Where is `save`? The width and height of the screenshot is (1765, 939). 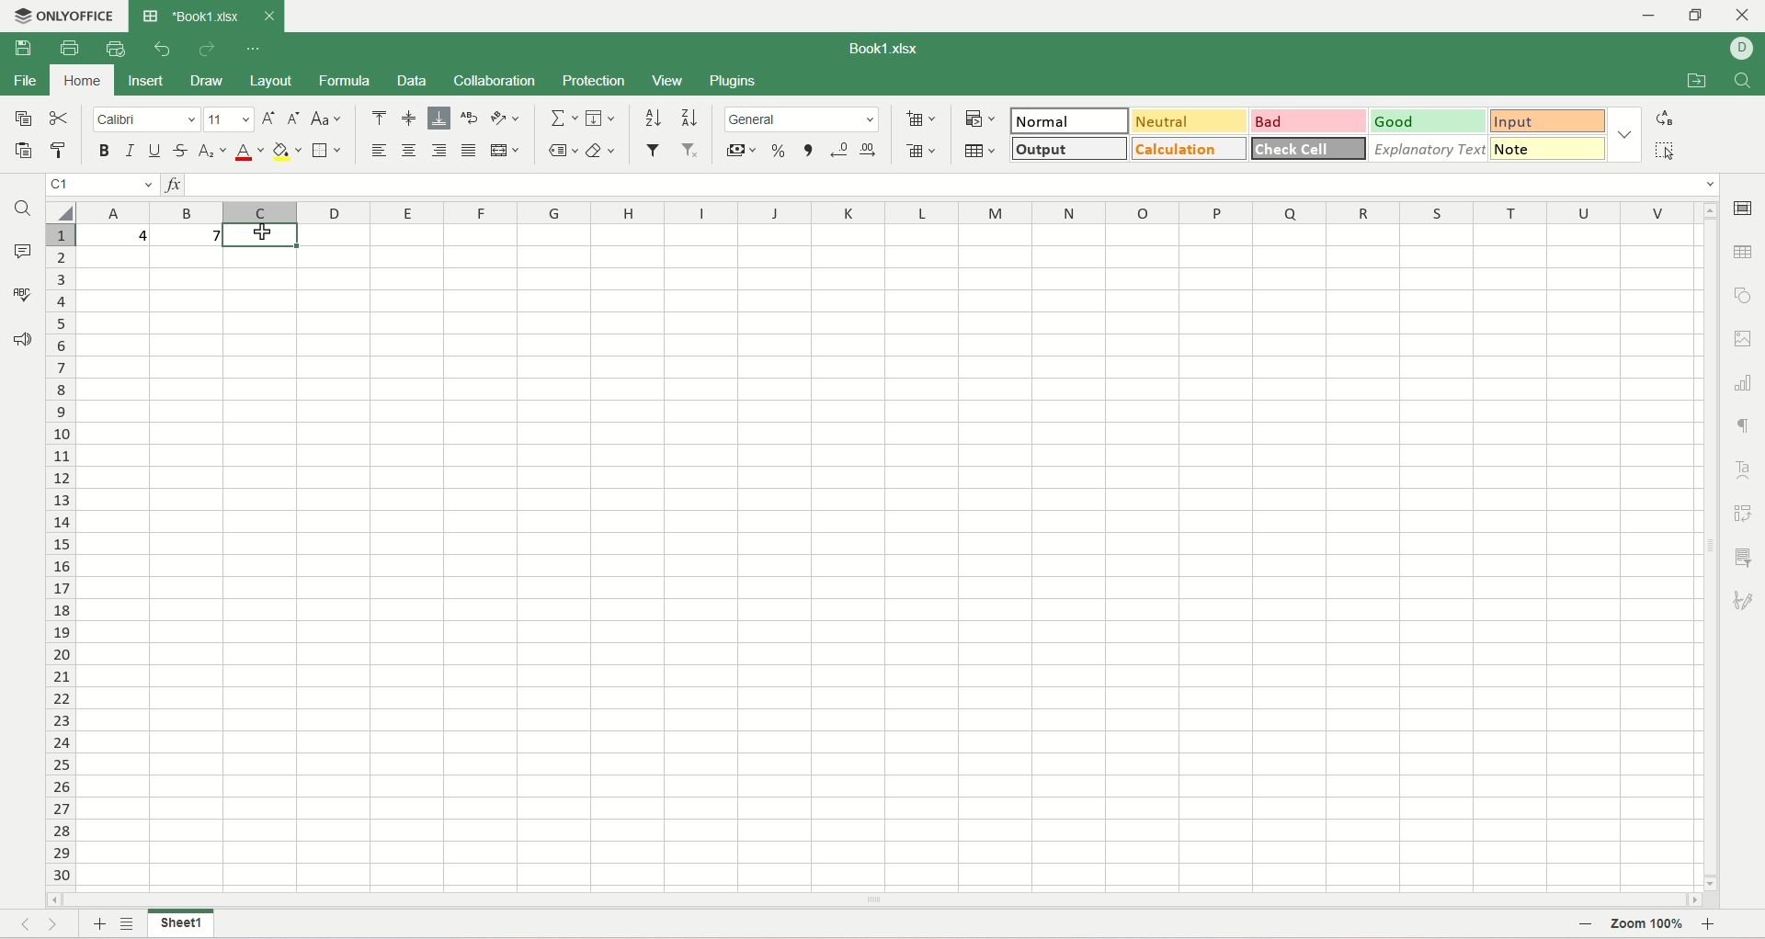 save is located at coordinates (23, 47).